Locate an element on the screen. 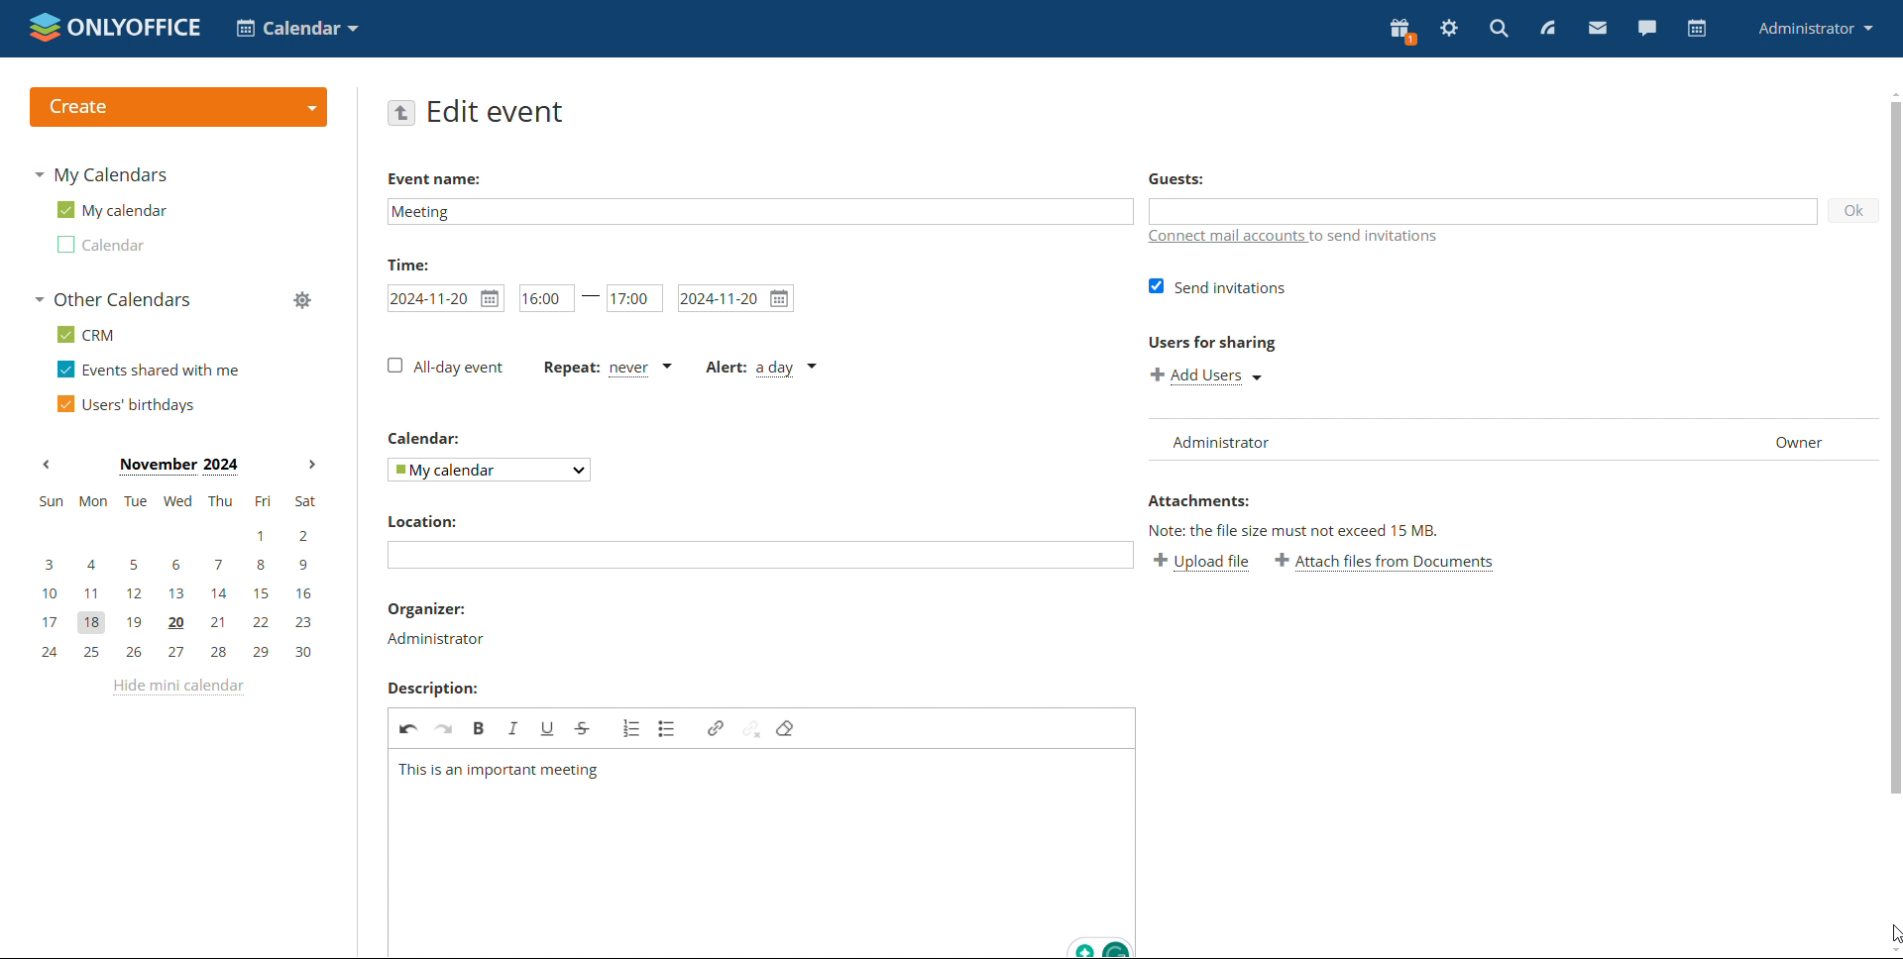 Image resolution: width=1903 pixels, height=959 pixels. event name is located at coordinates (434, 178).